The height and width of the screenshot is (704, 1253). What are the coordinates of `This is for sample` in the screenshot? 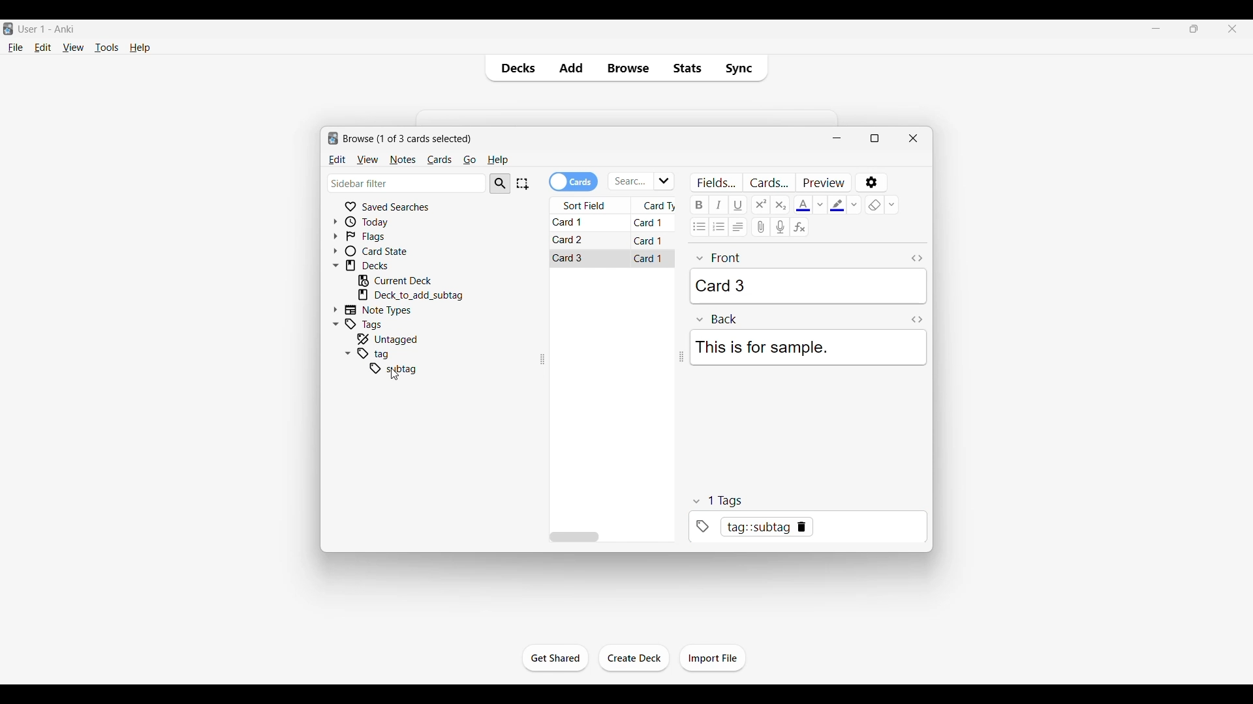 It's located at (807, 347).